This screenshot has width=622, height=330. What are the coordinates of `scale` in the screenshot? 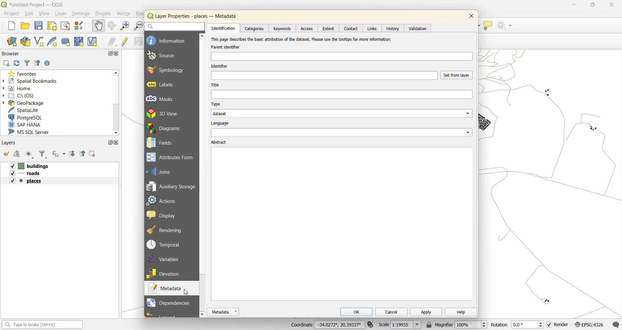 It's located at (402, 325).